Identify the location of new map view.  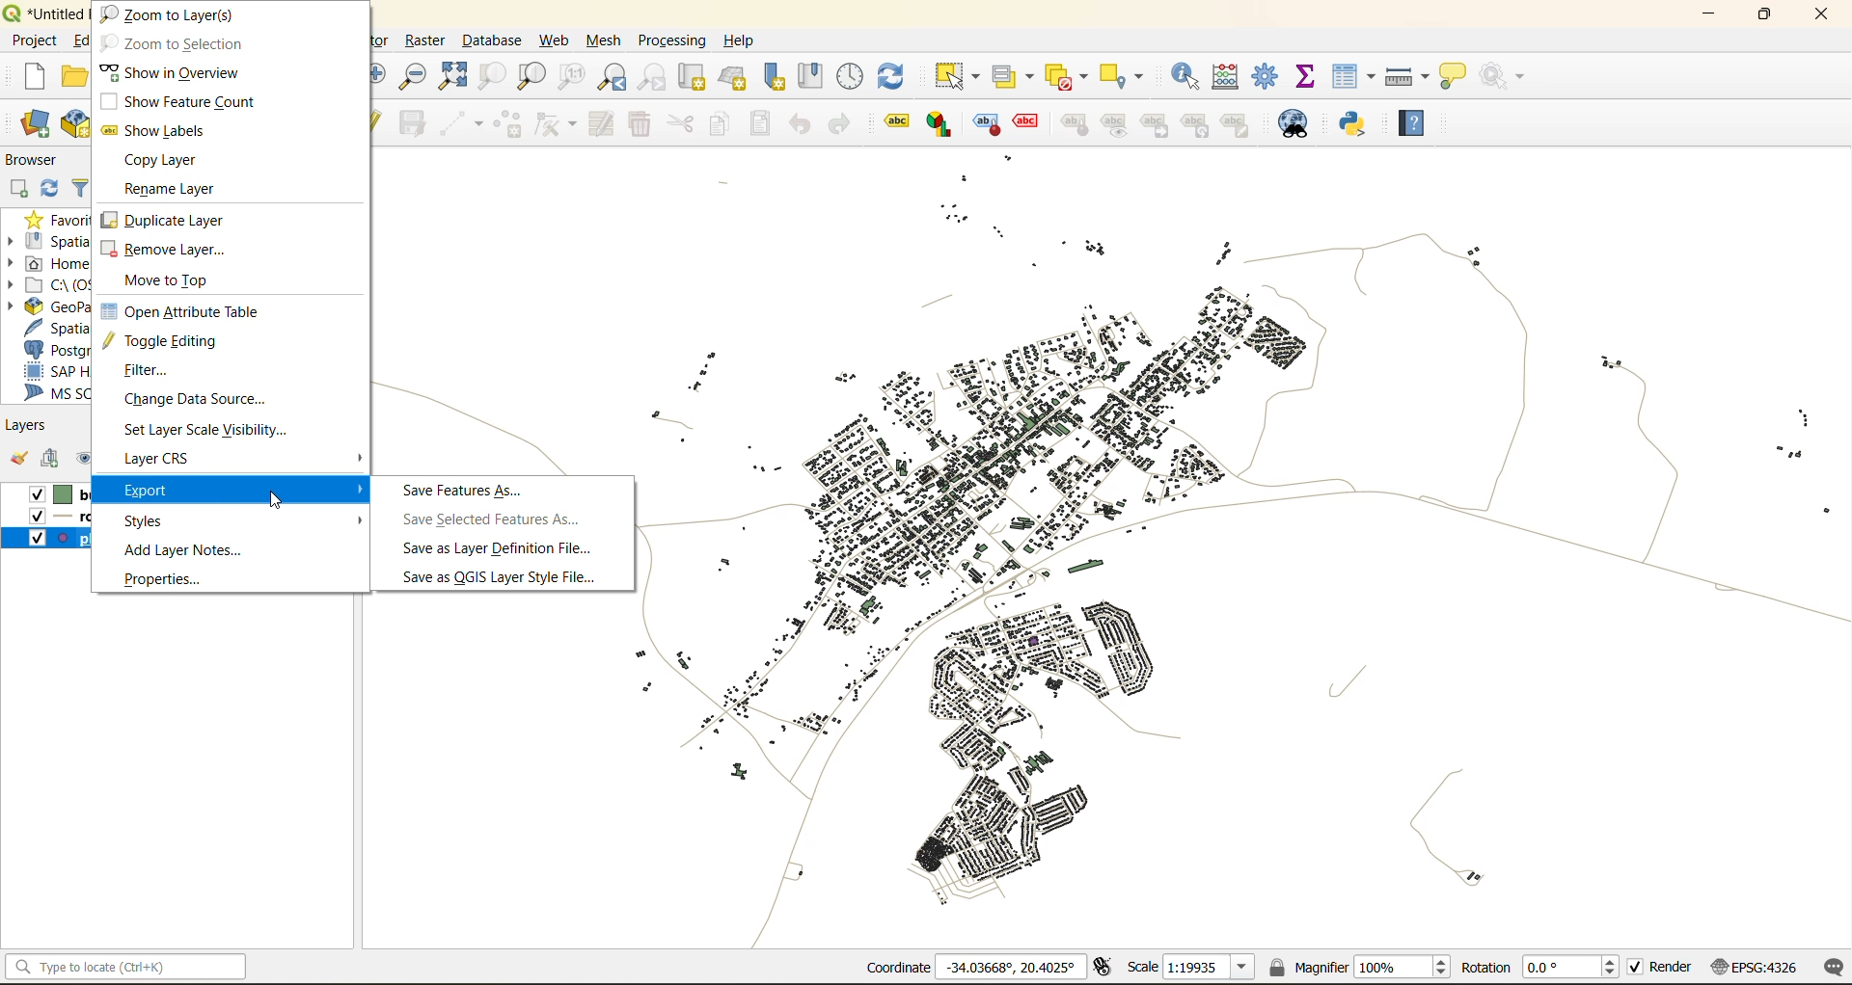
(694, 77).